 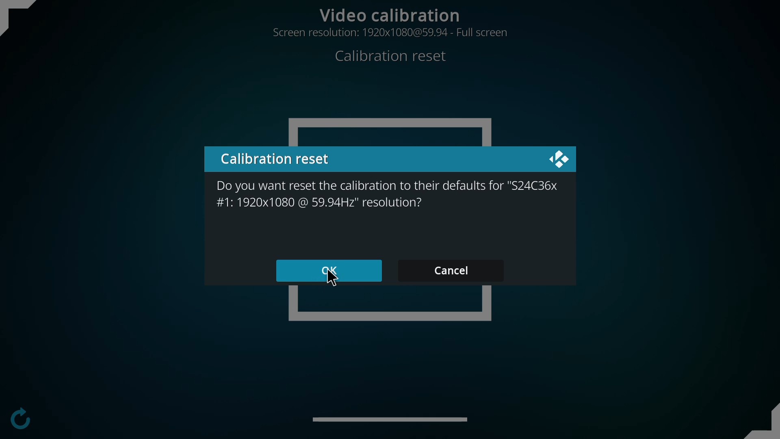 I want to click on adjust subtitles, so click(x=396, y=419).